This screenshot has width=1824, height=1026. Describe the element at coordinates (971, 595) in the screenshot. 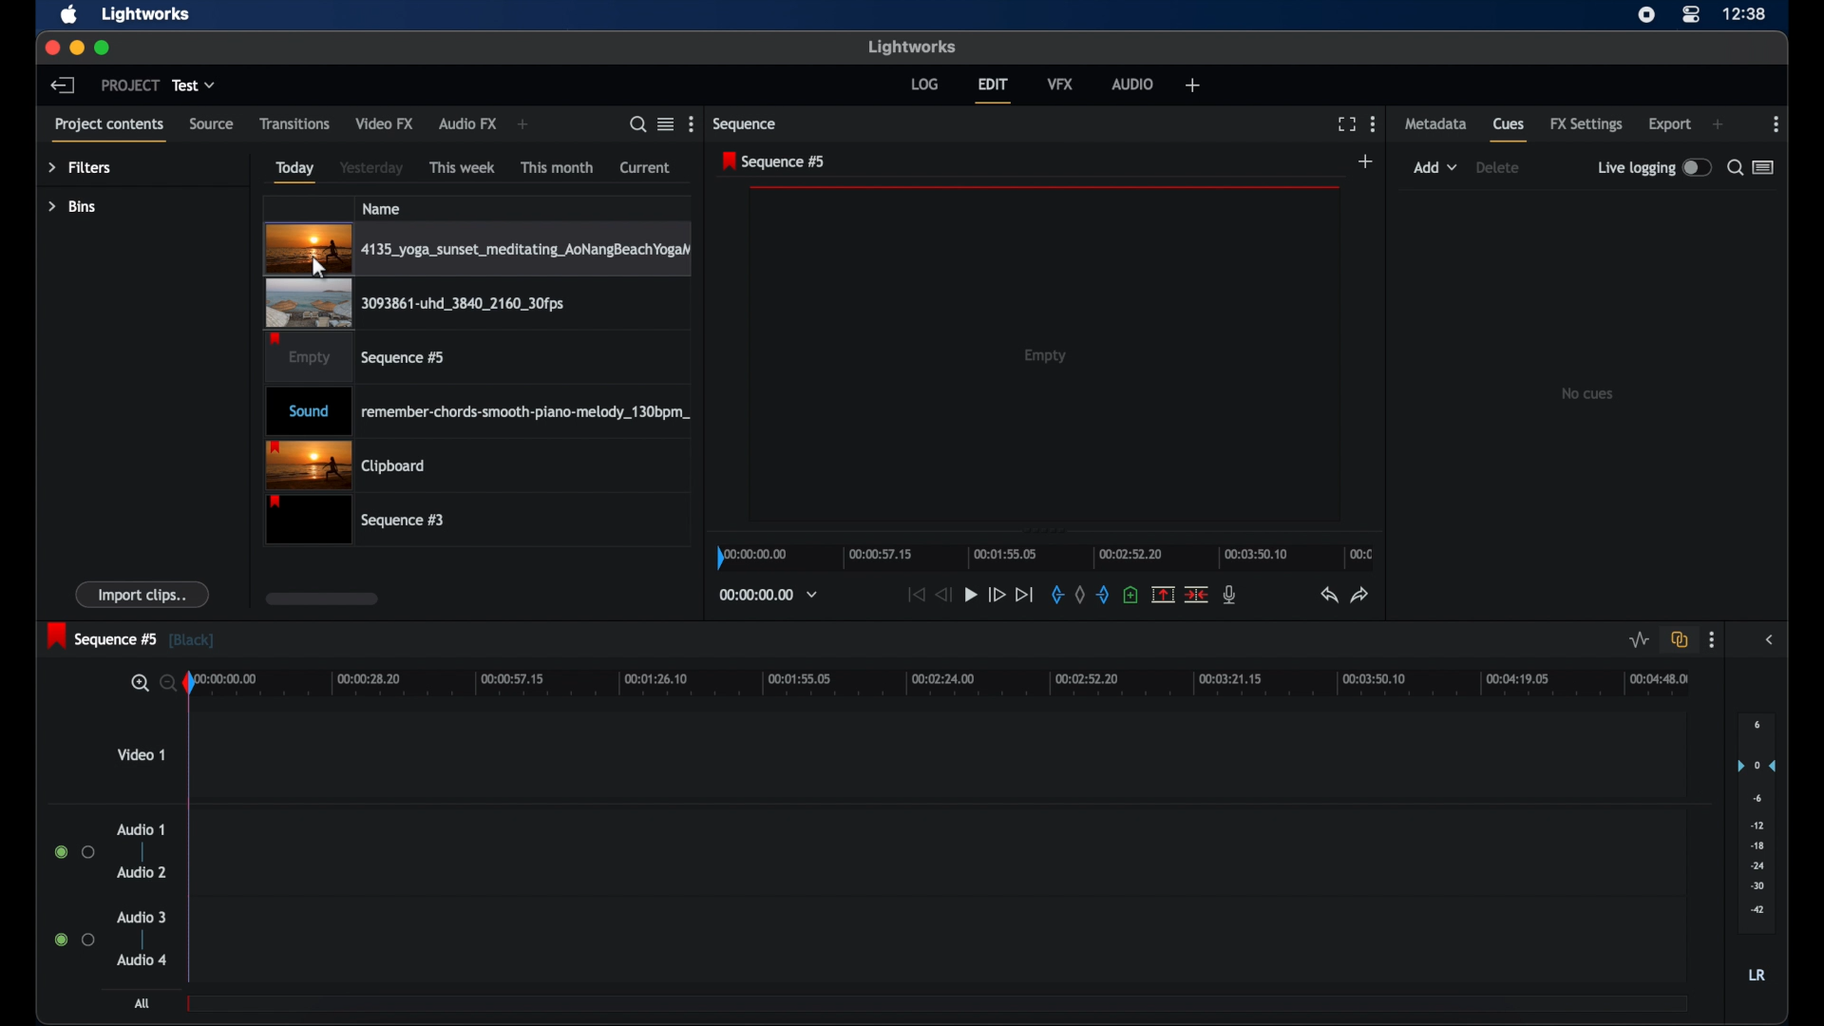

I see `play button` at that location.